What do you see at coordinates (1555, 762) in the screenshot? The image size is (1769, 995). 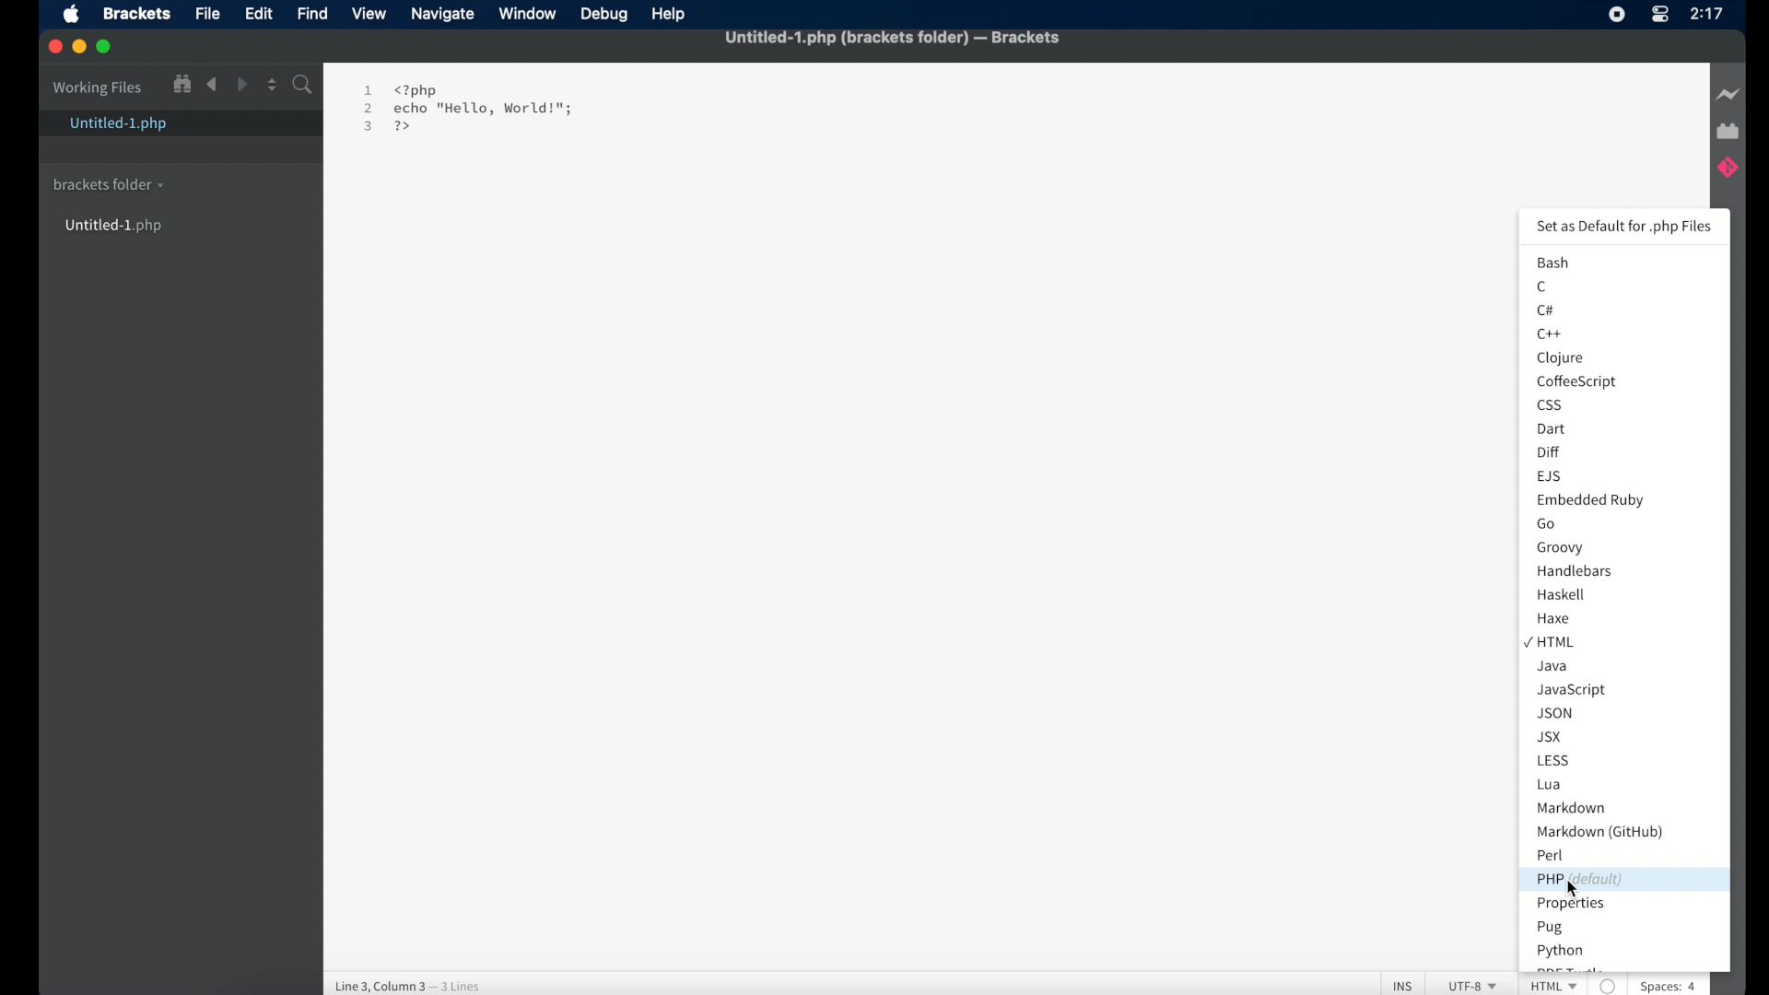 I see `less` at bounding box center [1555, 762].